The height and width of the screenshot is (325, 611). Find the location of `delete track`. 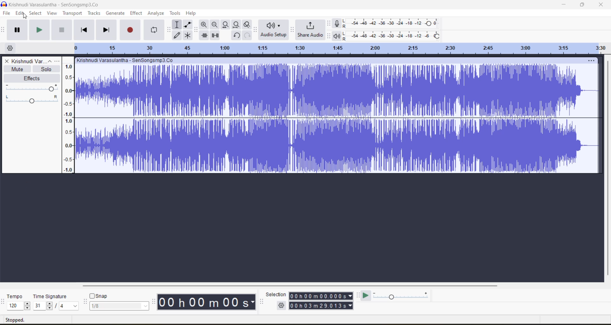

delete track is located at coordinates (8, 61).